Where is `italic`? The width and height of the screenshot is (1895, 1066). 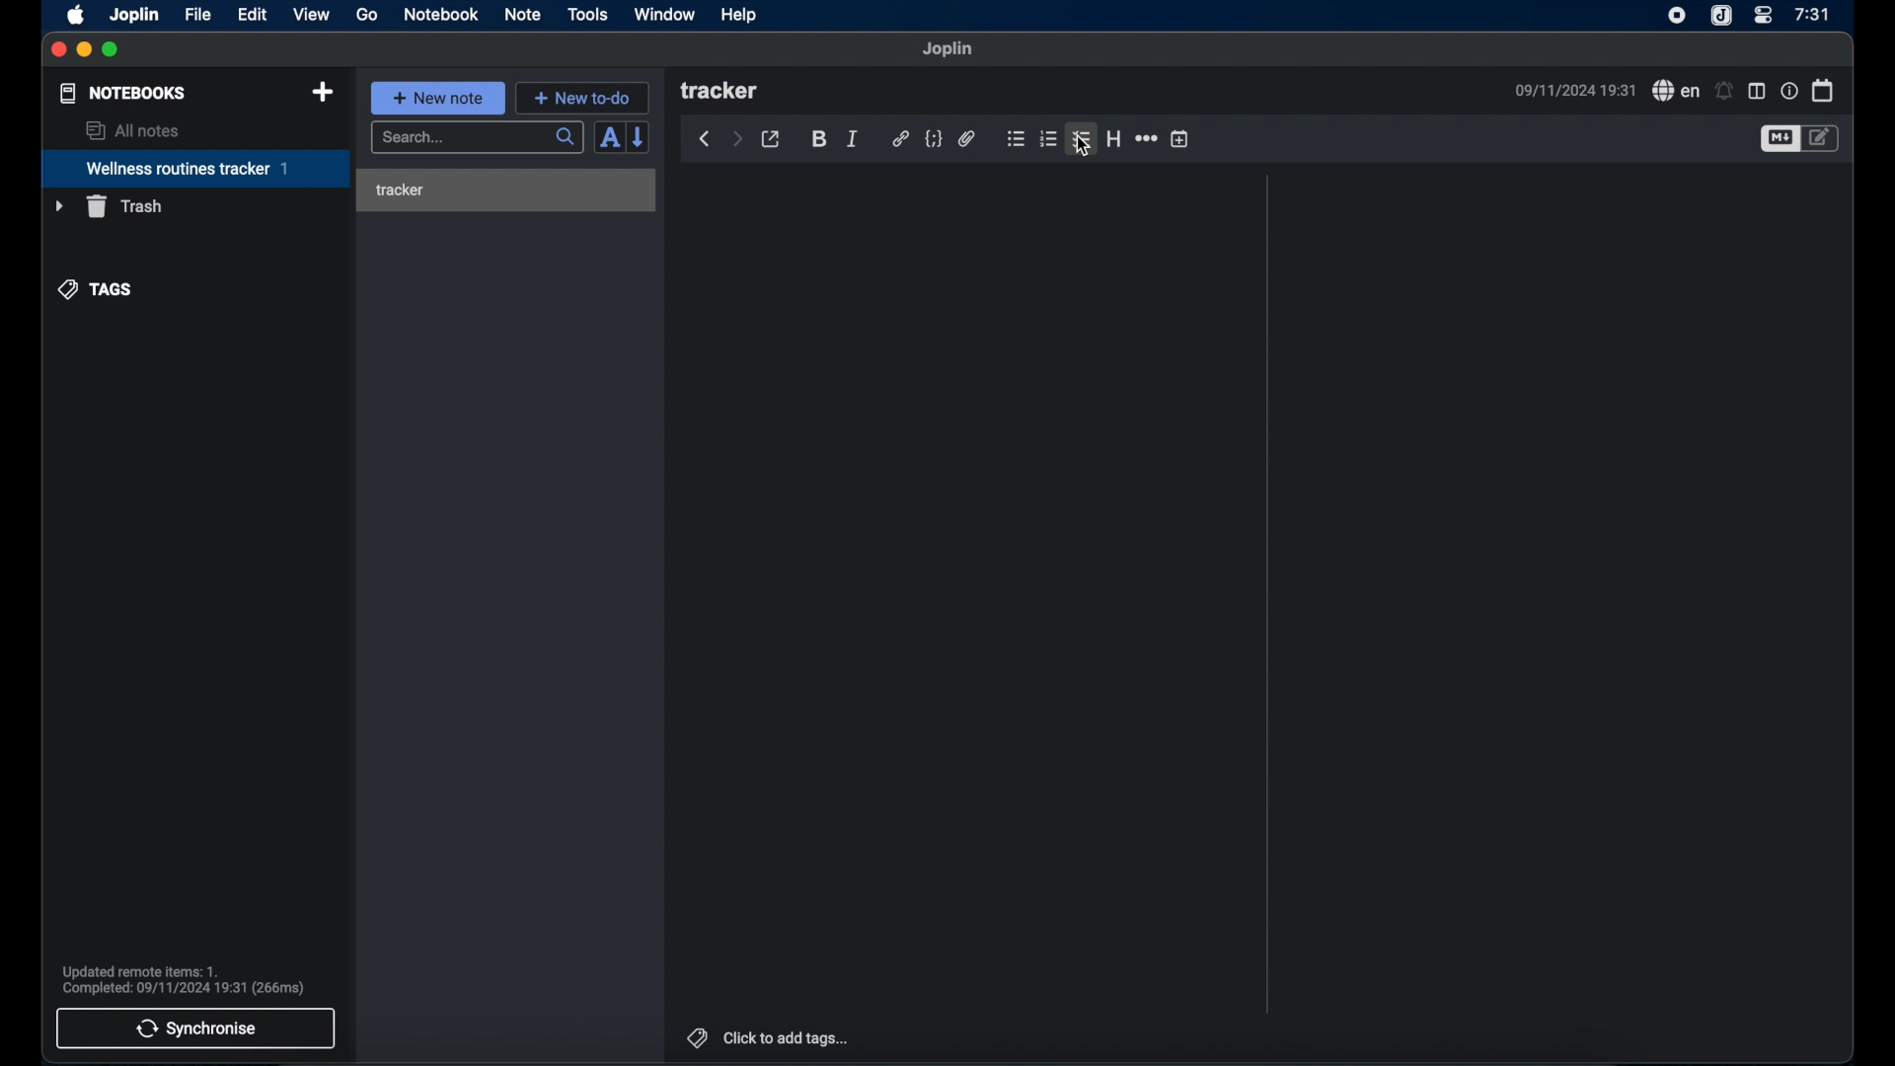
italic is located at coordinates (853, 139).